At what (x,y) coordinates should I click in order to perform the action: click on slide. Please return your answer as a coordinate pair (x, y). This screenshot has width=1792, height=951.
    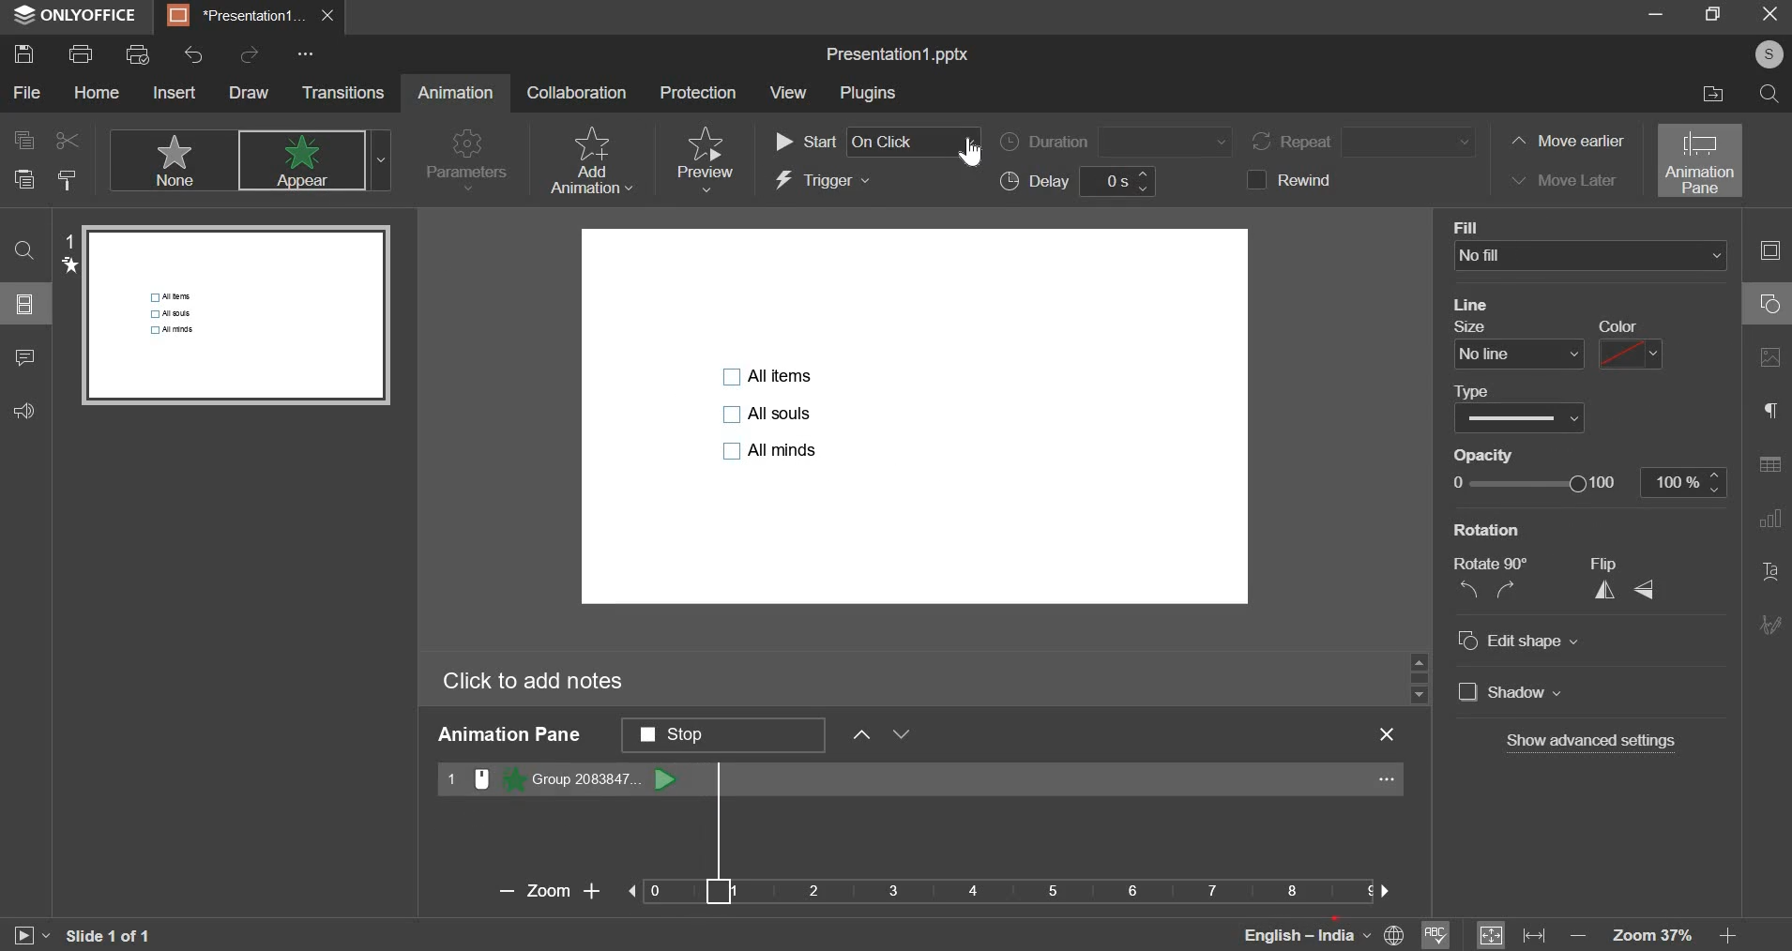
    Looking at the image, I should click on (27, 304).